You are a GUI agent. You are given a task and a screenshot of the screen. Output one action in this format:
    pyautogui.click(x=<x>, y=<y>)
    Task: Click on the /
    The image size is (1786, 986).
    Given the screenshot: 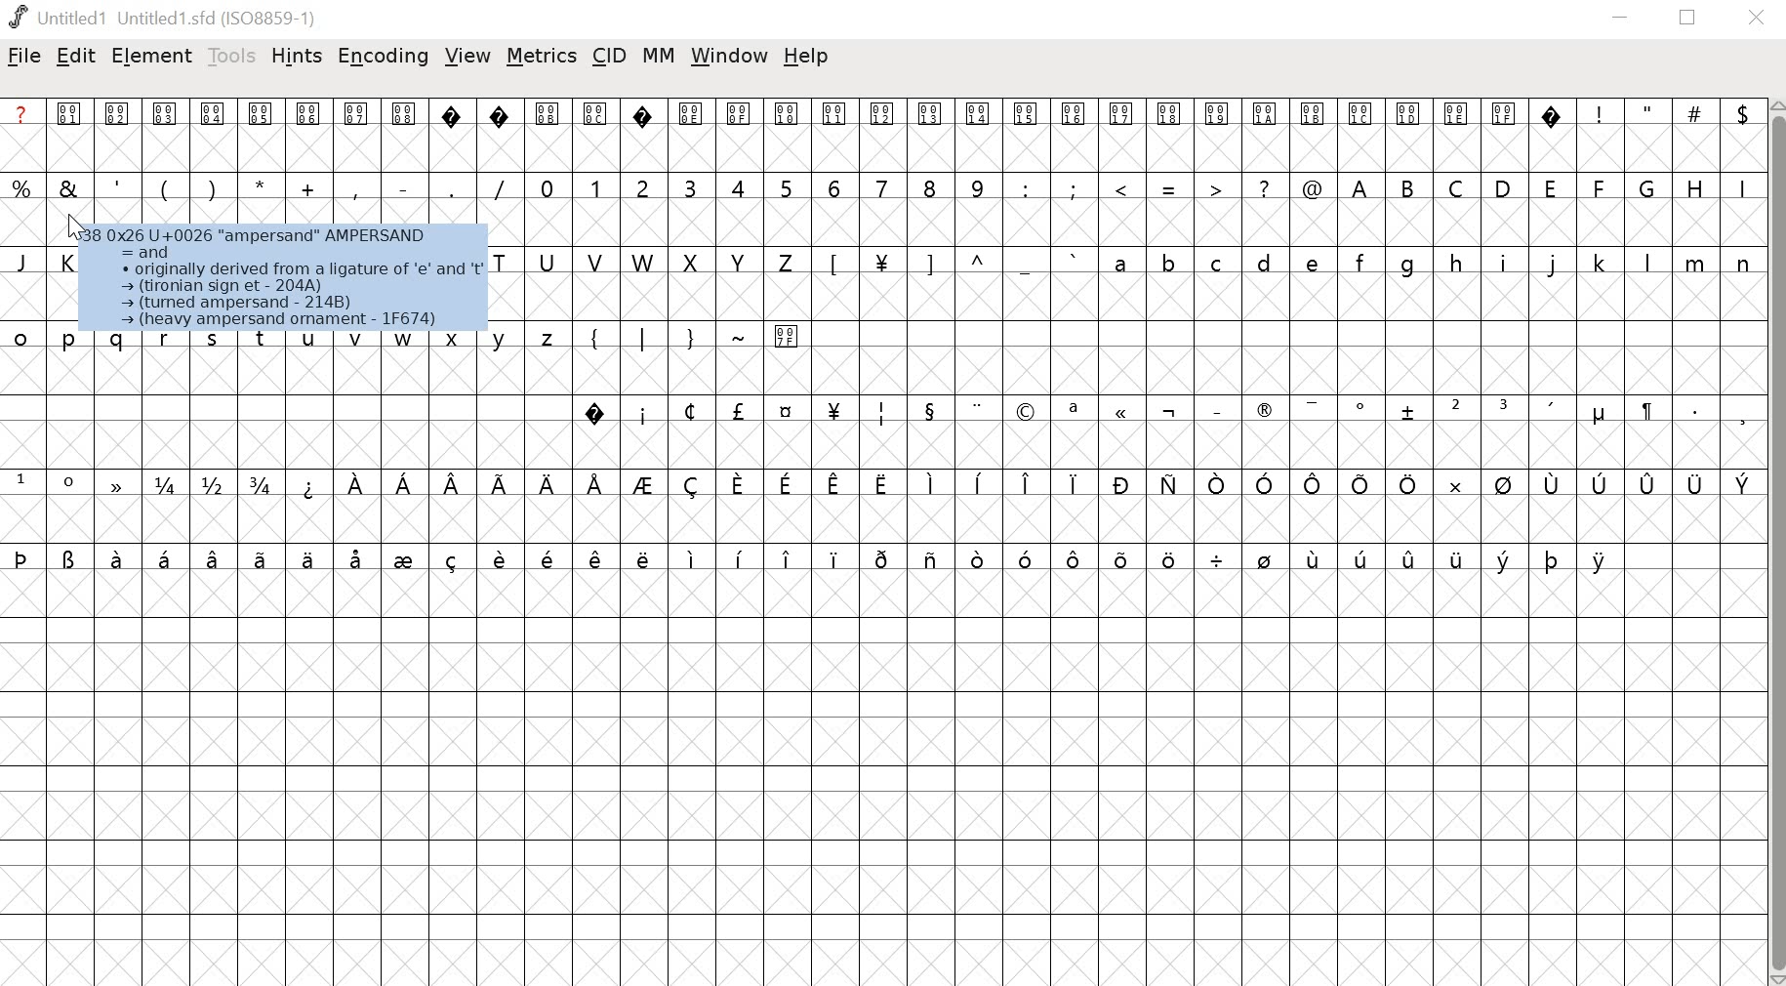 What is the action you would take?
    pyautogui.click(x=500, y=186)
    